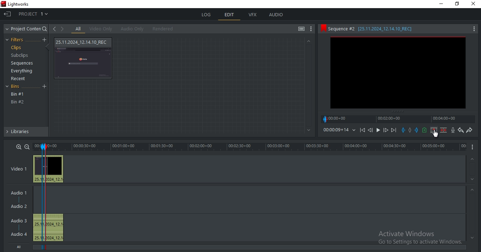 The image size is (481, 252). I want to click on timeline, so click(399, 119).